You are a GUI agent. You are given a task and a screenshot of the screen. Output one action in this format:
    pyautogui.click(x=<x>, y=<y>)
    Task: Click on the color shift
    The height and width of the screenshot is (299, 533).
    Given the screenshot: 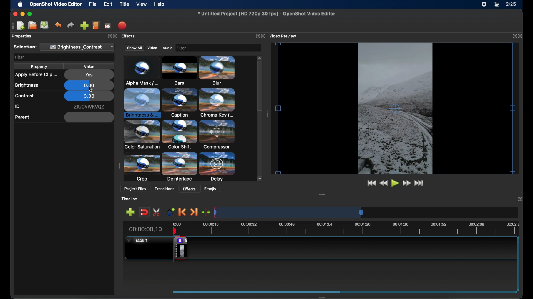 What is the action you would take?
    pyautogui.click(x=219, y=103)
    